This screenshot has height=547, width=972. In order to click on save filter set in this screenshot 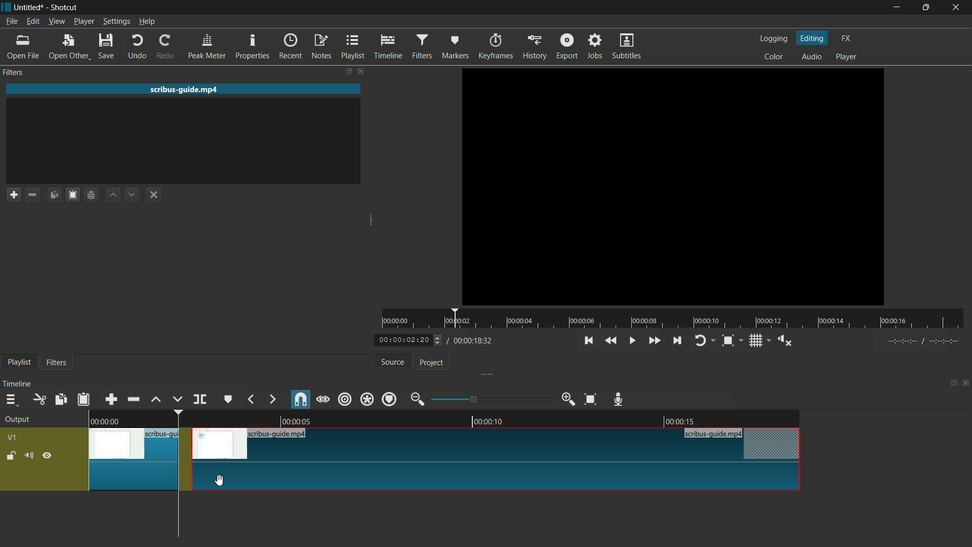, I will do `click(92, 196)`.